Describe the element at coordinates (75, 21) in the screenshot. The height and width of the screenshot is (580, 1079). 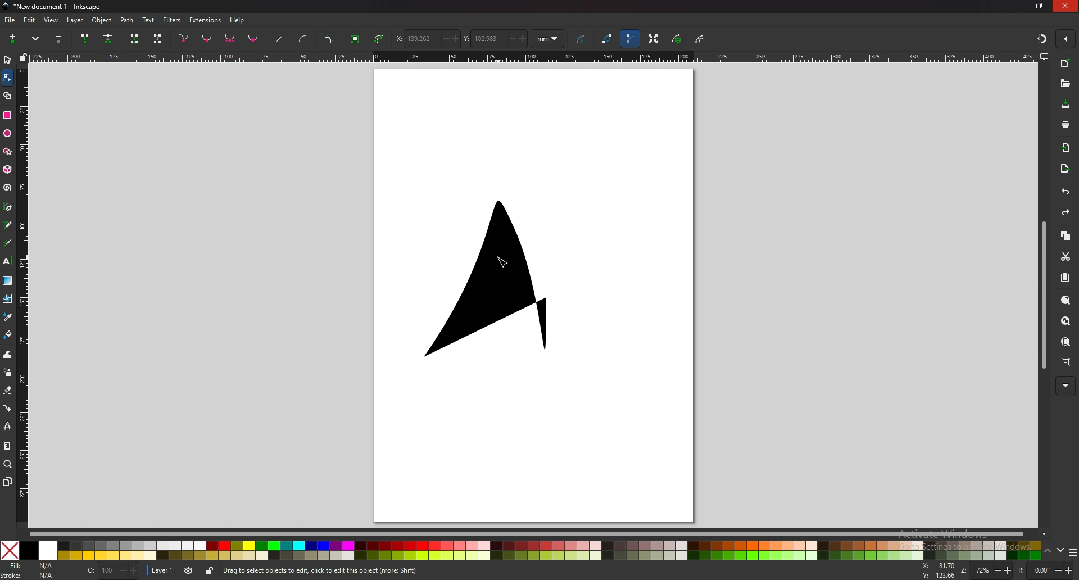
I see `layer` at that location.